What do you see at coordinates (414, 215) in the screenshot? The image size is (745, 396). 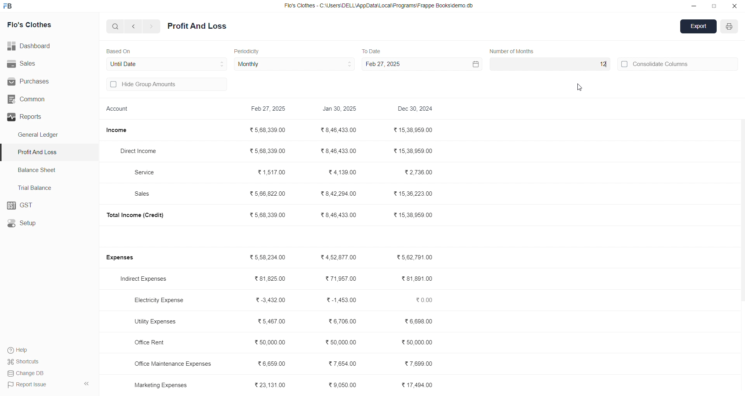 I see `₹15,38,959.00` at bounding box center [414, 215].